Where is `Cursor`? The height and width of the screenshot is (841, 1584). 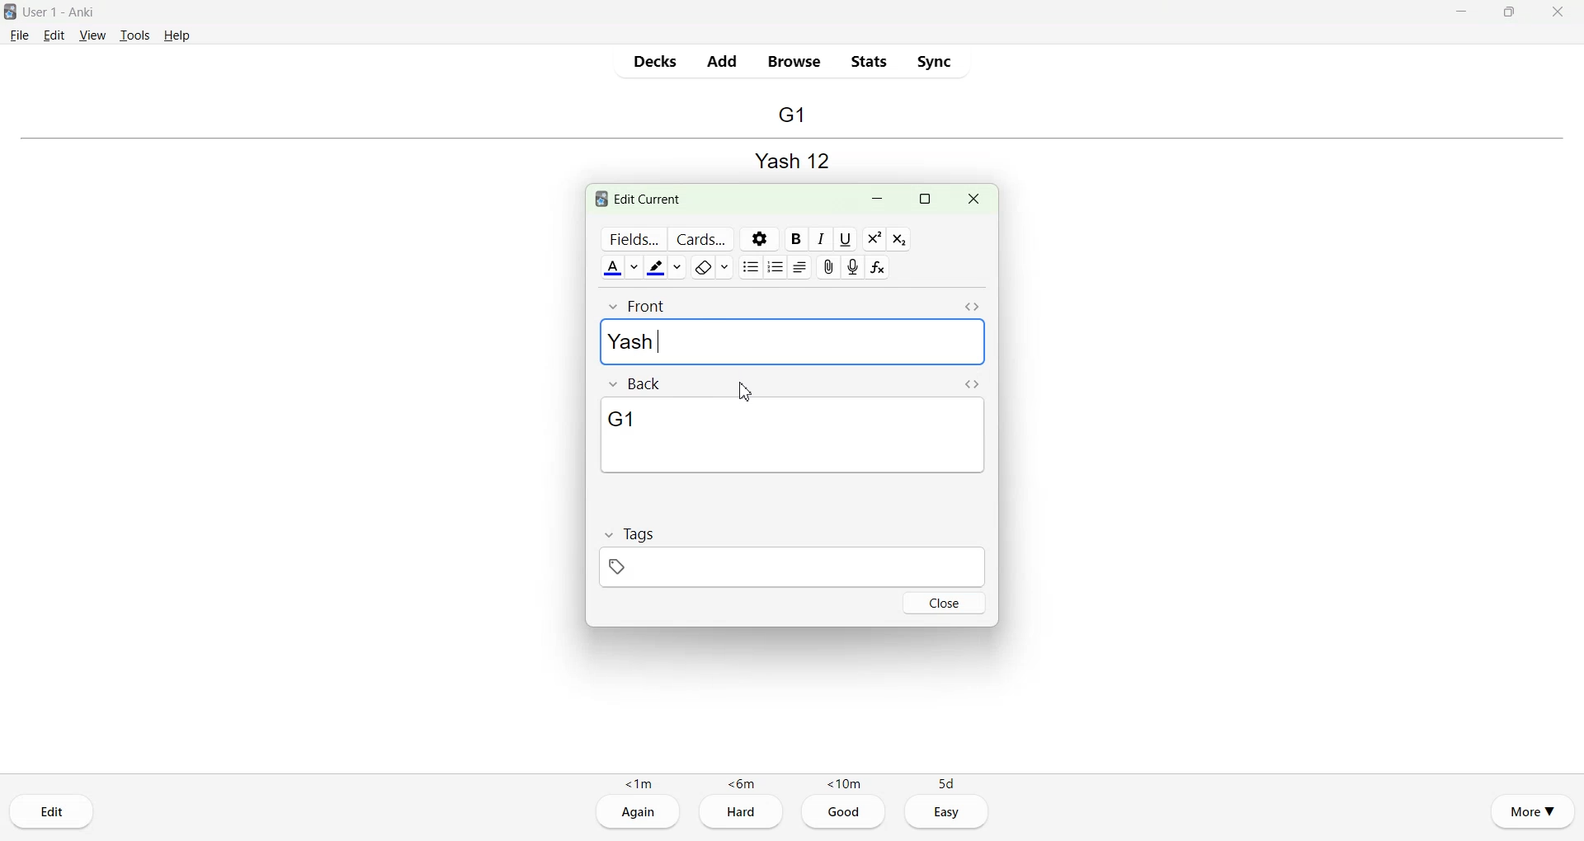 Cursor is located at coordinates (744, 392).